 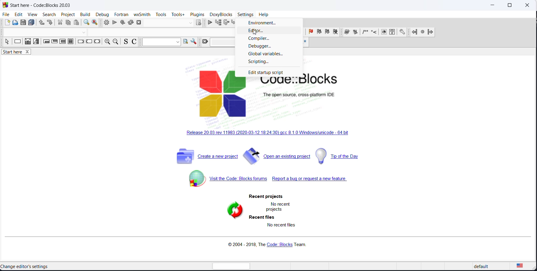 What do you see at coordinates (199, 22) in the screenshot?
I see `target dialog` at bounding box center [199, 22].